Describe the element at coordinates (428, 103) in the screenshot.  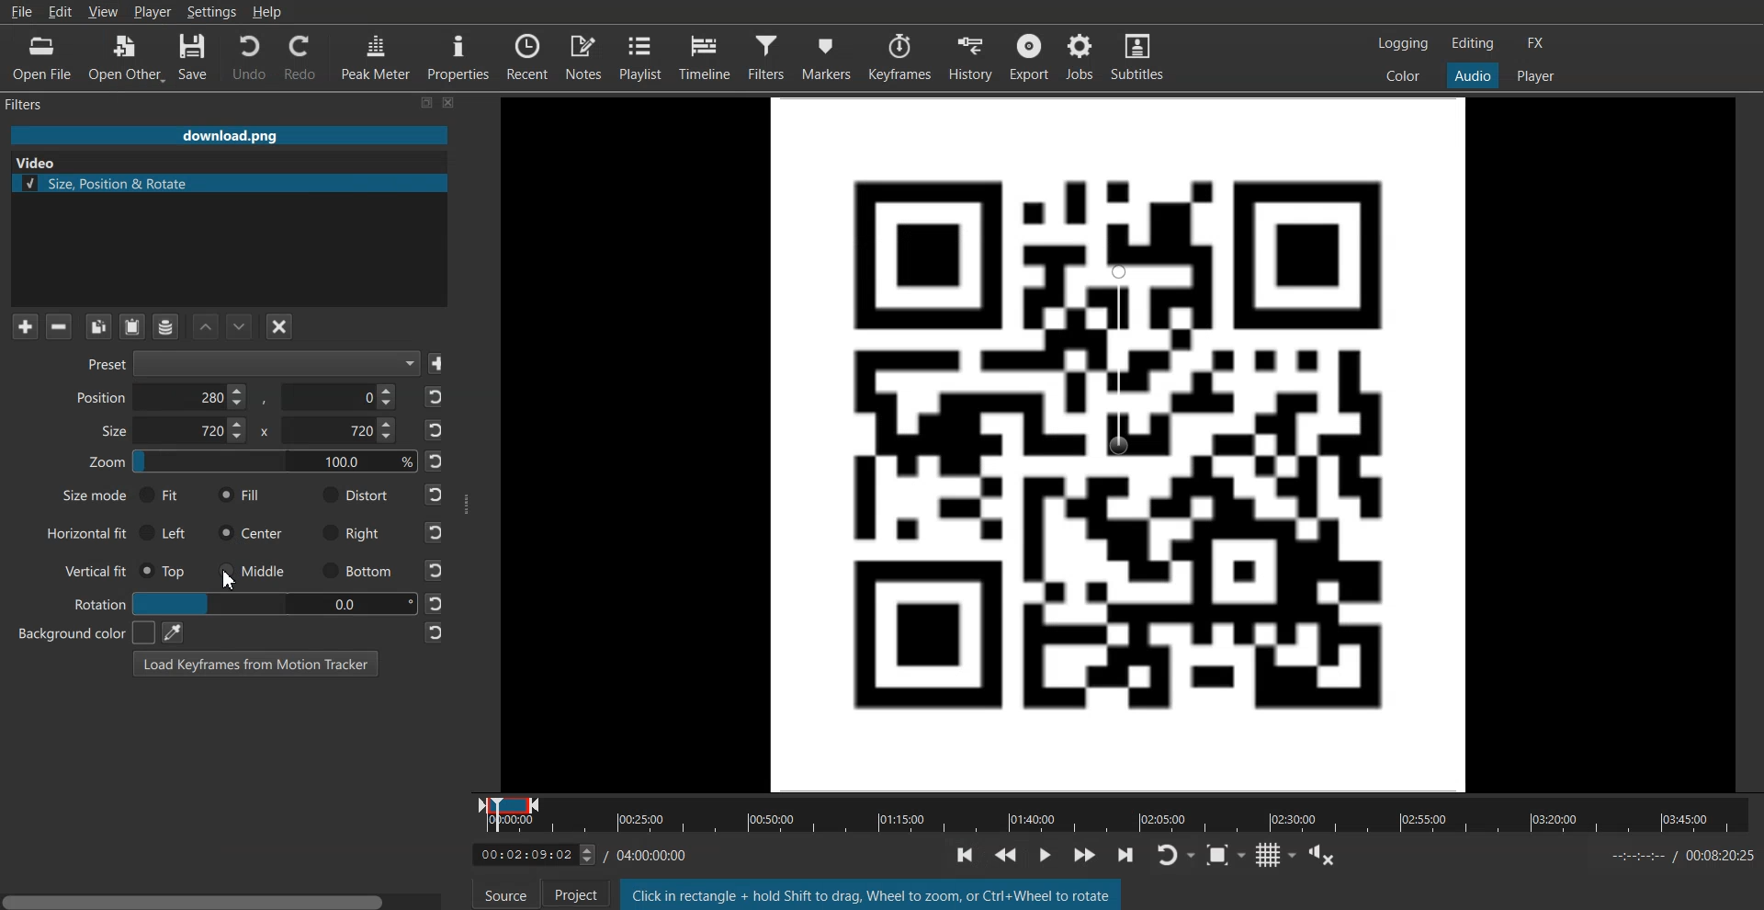
I see `Maximize` at that location.